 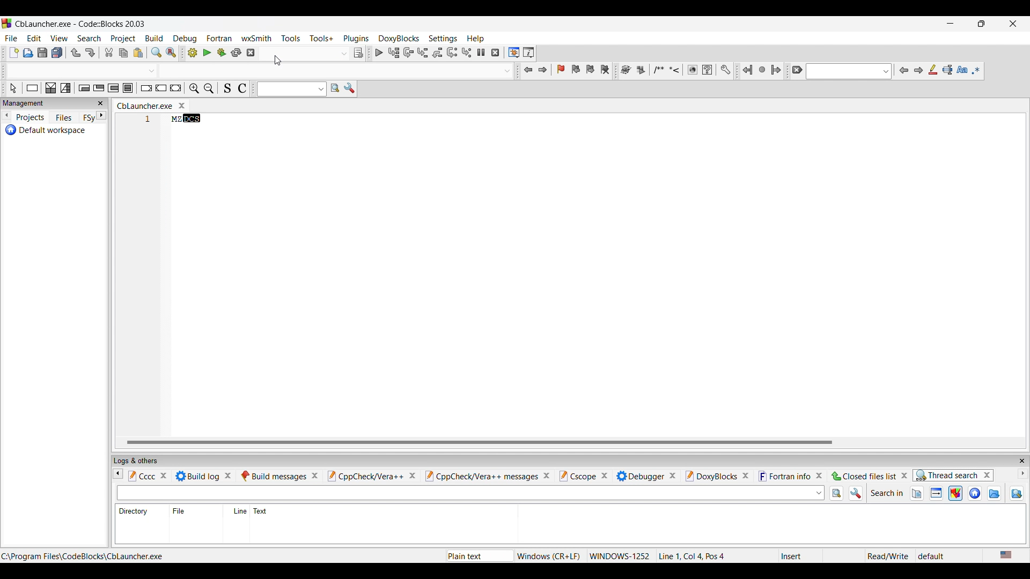 What do you see at coordinates (134, 511) in the screenshot?
I see `Directory column` at bounding box center [134, 511].